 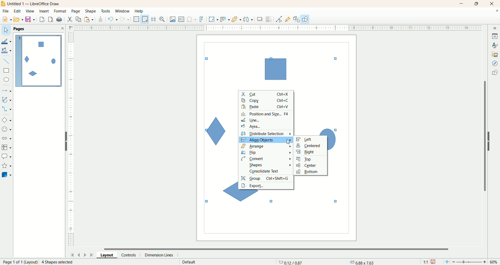 What do you see at coordinates (495, 64) in the screenshot?
I see `navigator` at bounding box center [495, 64].